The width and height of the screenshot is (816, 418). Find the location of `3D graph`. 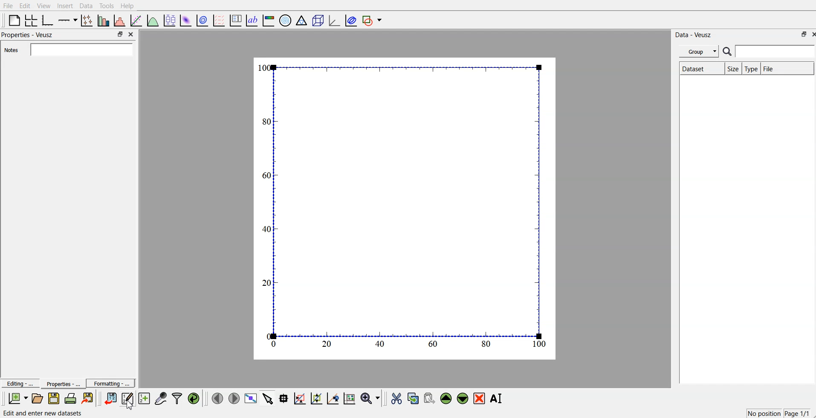

3D graph is located at coordinates (333, 20).